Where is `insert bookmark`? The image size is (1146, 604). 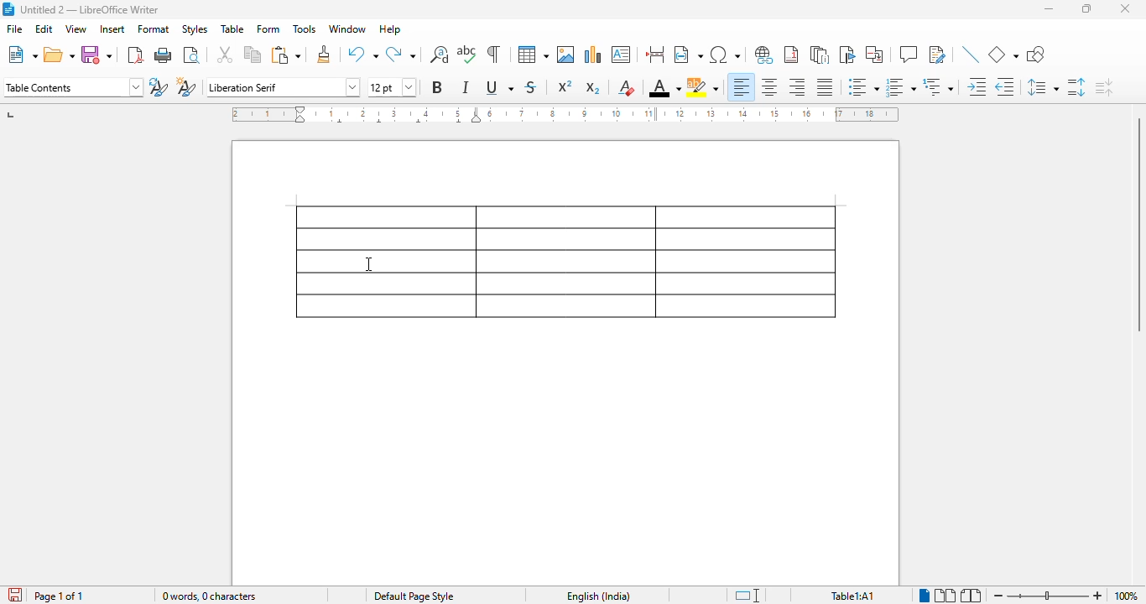 insert bookmark is located at coordinates (846, 55).